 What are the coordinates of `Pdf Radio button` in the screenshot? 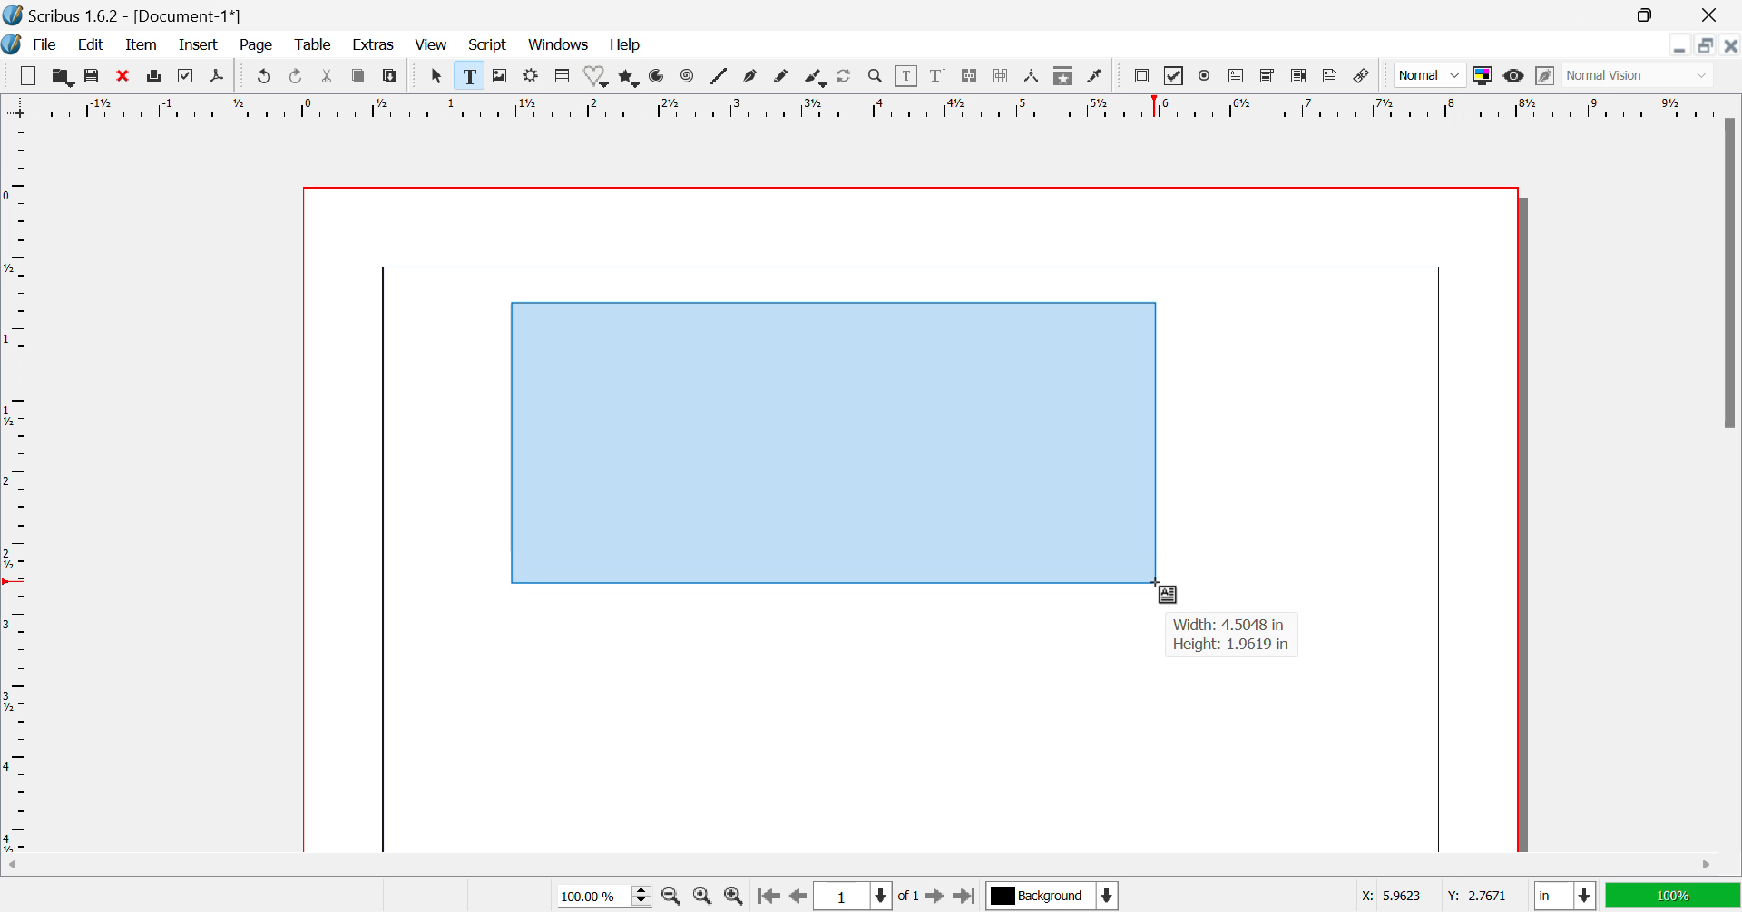 It's located at (1208, 76).